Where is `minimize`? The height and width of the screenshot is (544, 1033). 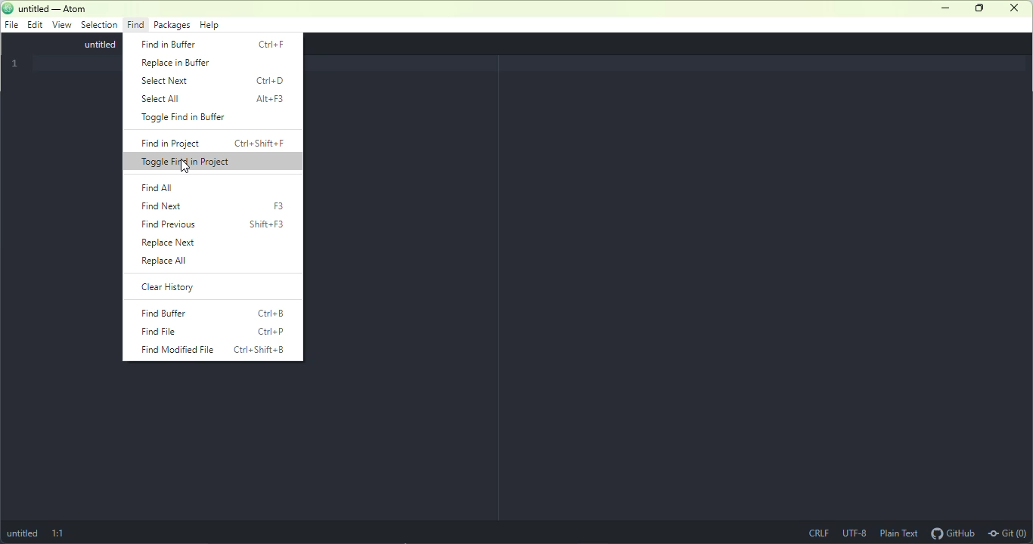 minimize is located at coordinates (946, 8).